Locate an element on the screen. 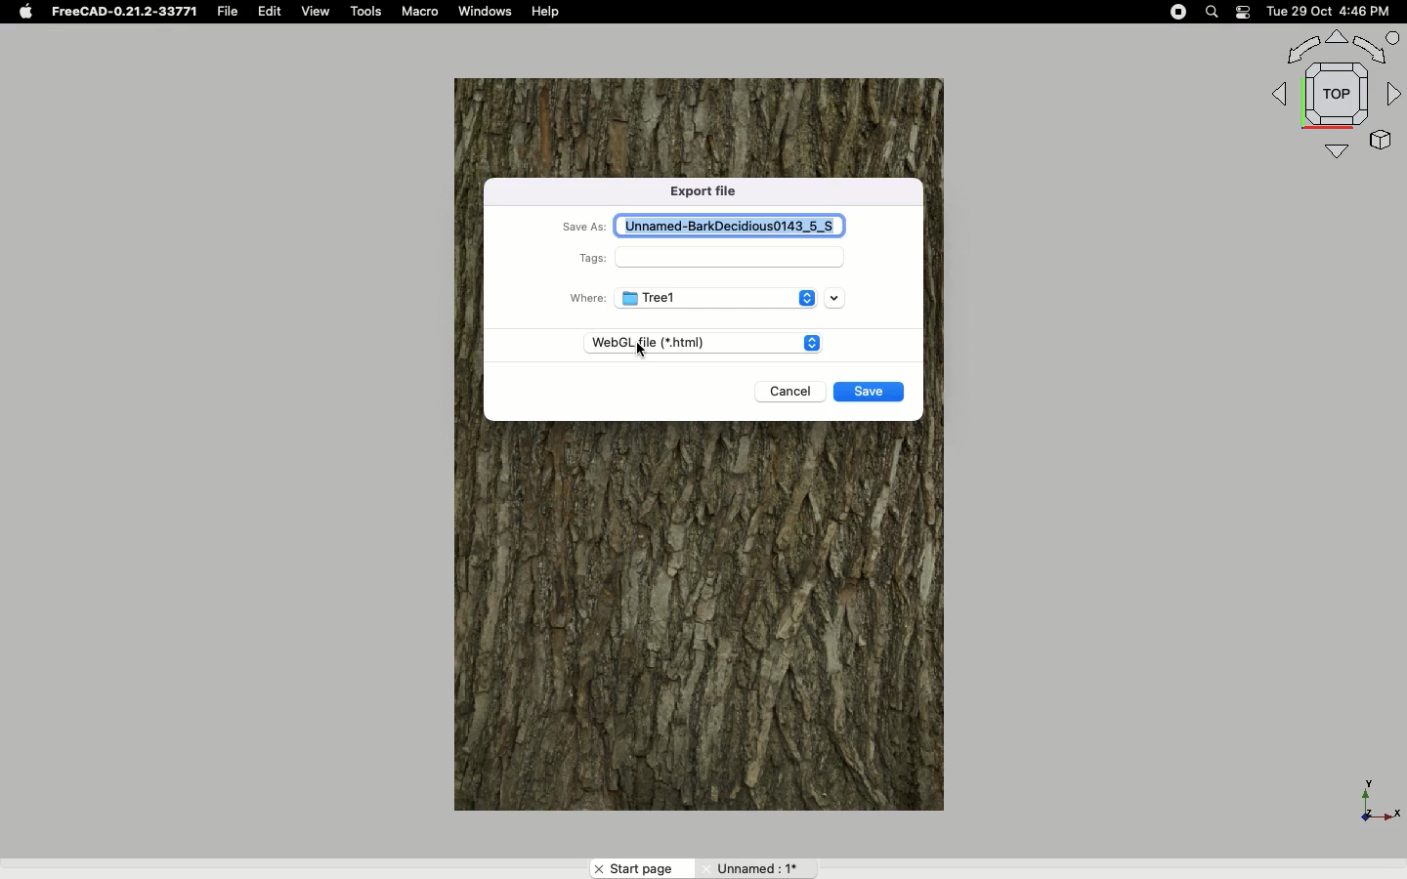  Apple logo is located at coordinates (24, 12).